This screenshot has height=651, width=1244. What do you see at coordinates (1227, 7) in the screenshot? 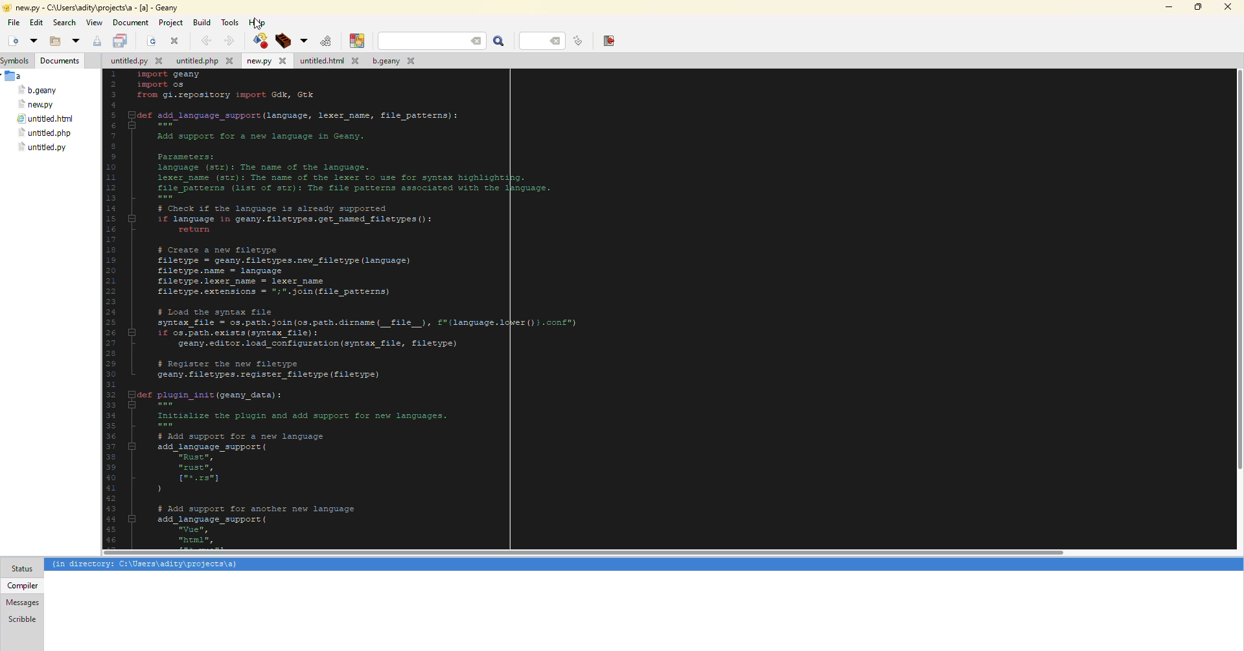
I see `close` at bounding box center [1227, 7].